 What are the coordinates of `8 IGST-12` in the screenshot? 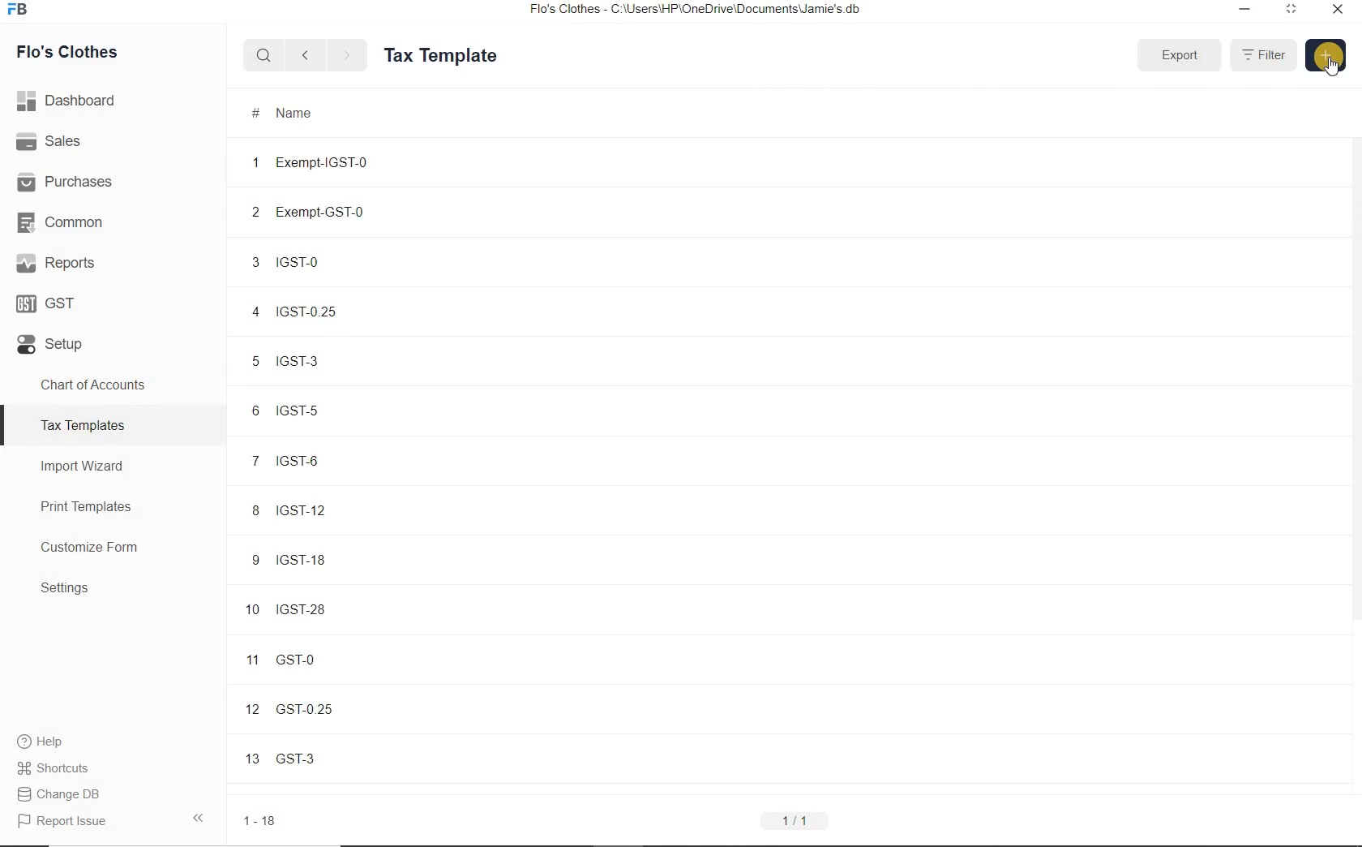 It's located at (338, 509).